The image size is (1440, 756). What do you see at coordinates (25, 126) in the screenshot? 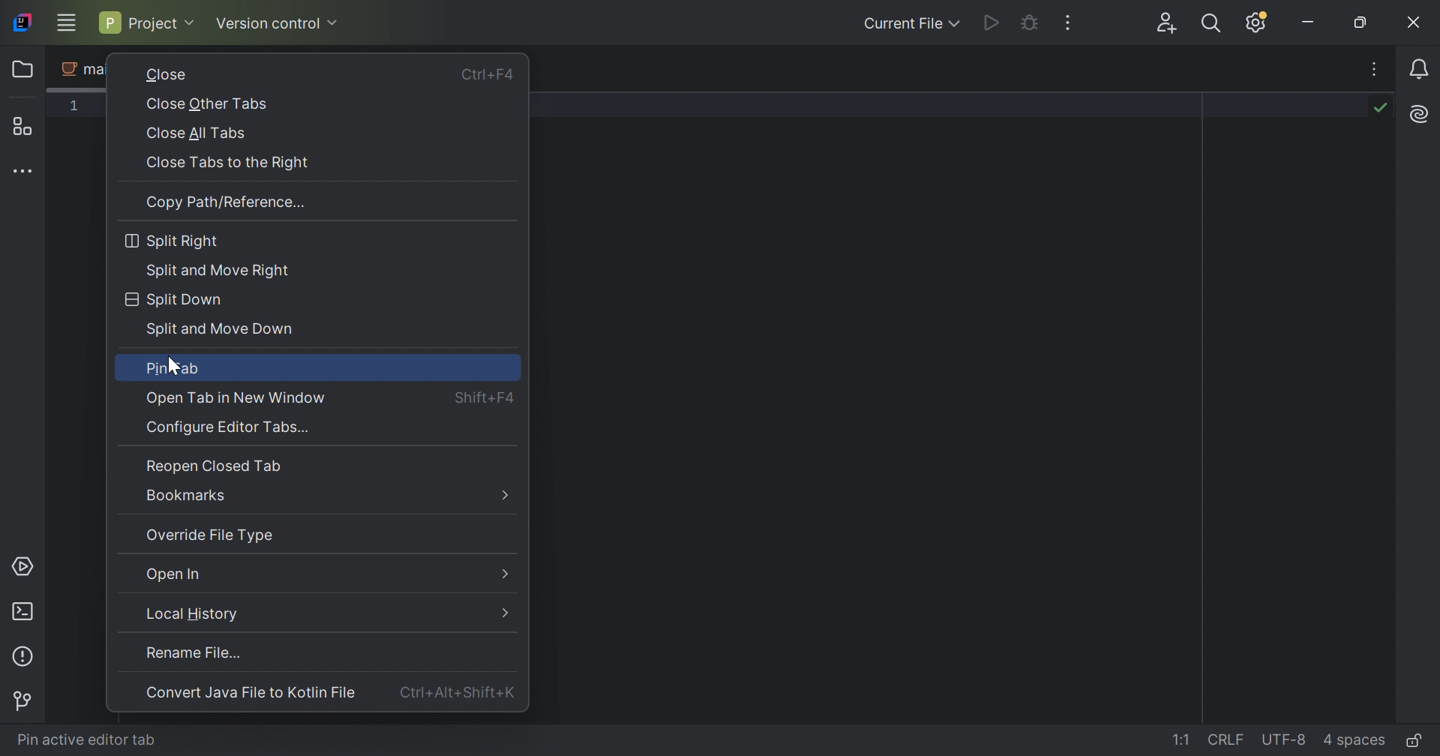
I see `Structure` at bounding box center [25, 126].